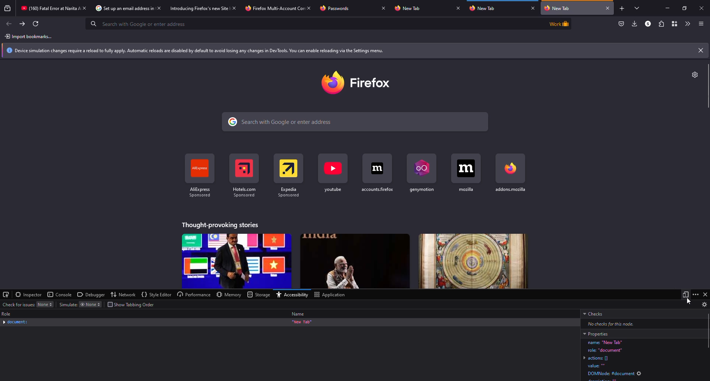 The image size is (710, 381). Describe the element at coordinates (85, 8) in the screenshot. I see `close` at that location.